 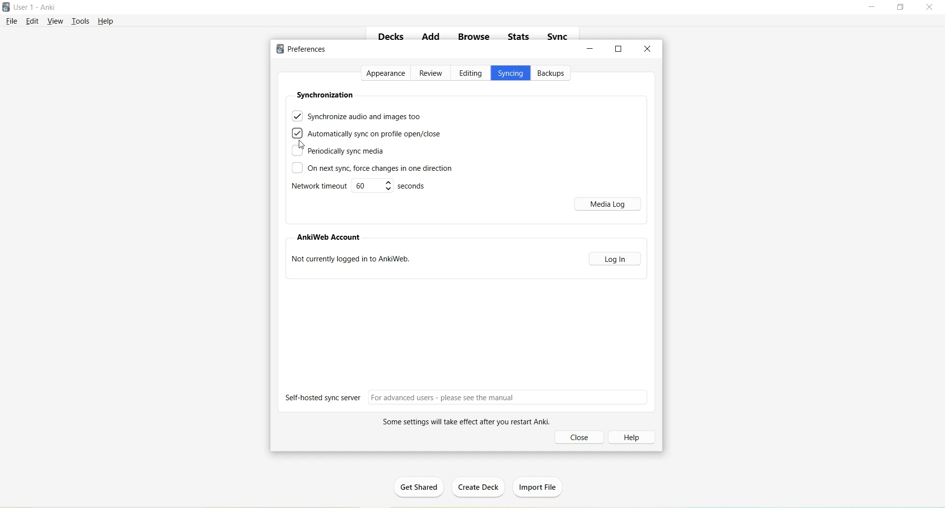 What do you see at coordinates (354, 261) in the screenshot?
I see `Not currently logged in to Ankiweb` at bounding box center [354, 261].